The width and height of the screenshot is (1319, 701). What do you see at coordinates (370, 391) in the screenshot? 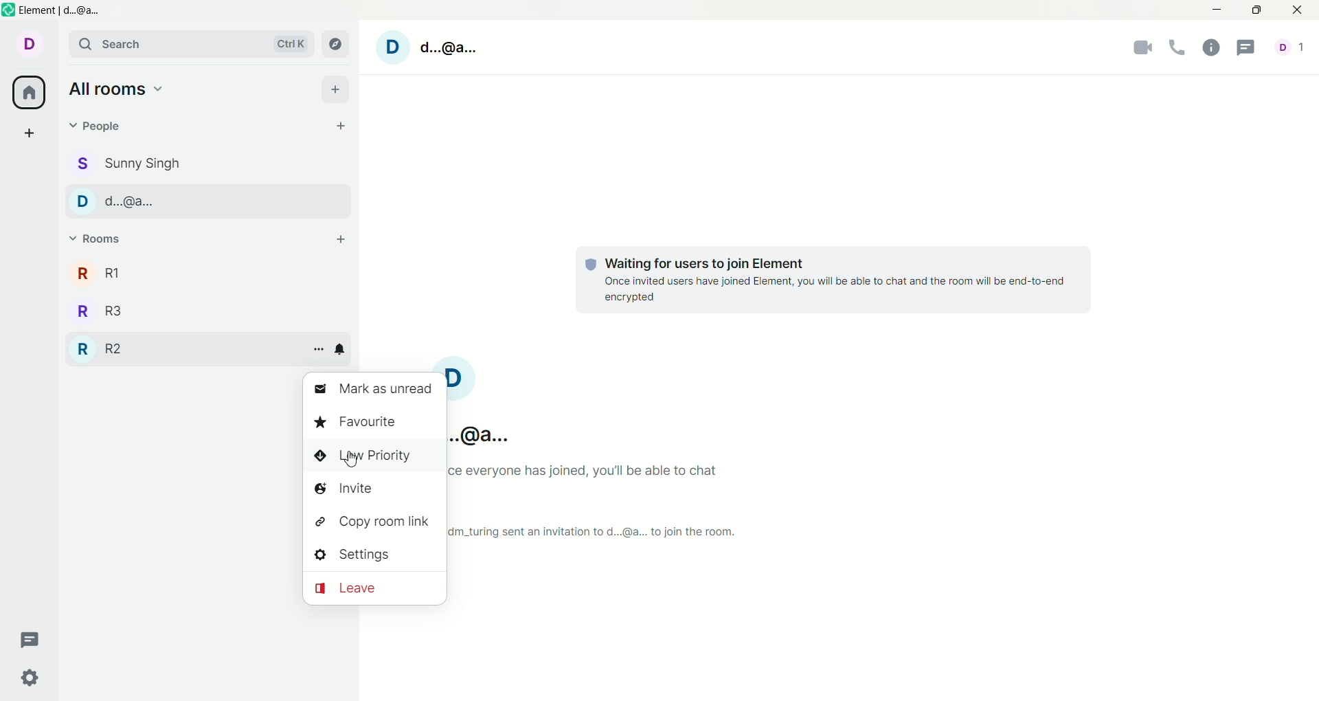
I see `mark as unread` at bounding box center [370, 391].